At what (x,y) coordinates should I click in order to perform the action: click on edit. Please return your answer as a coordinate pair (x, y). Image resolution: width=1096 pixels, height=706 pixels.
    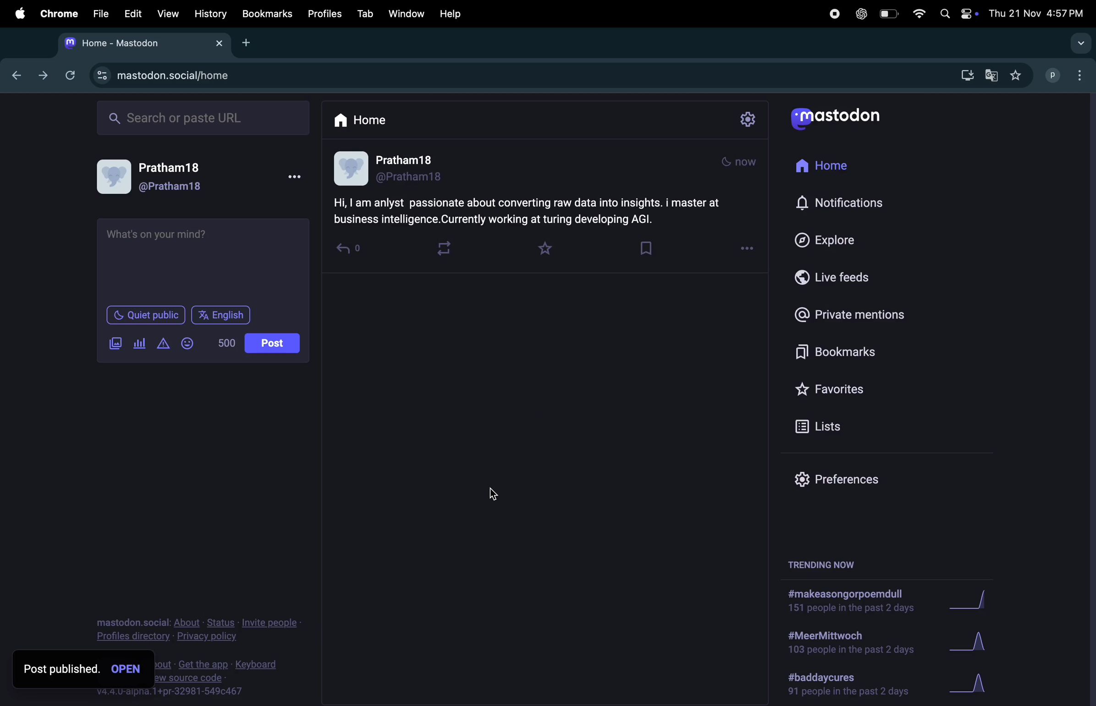
    Looking at the image, I should click on (130, 13).